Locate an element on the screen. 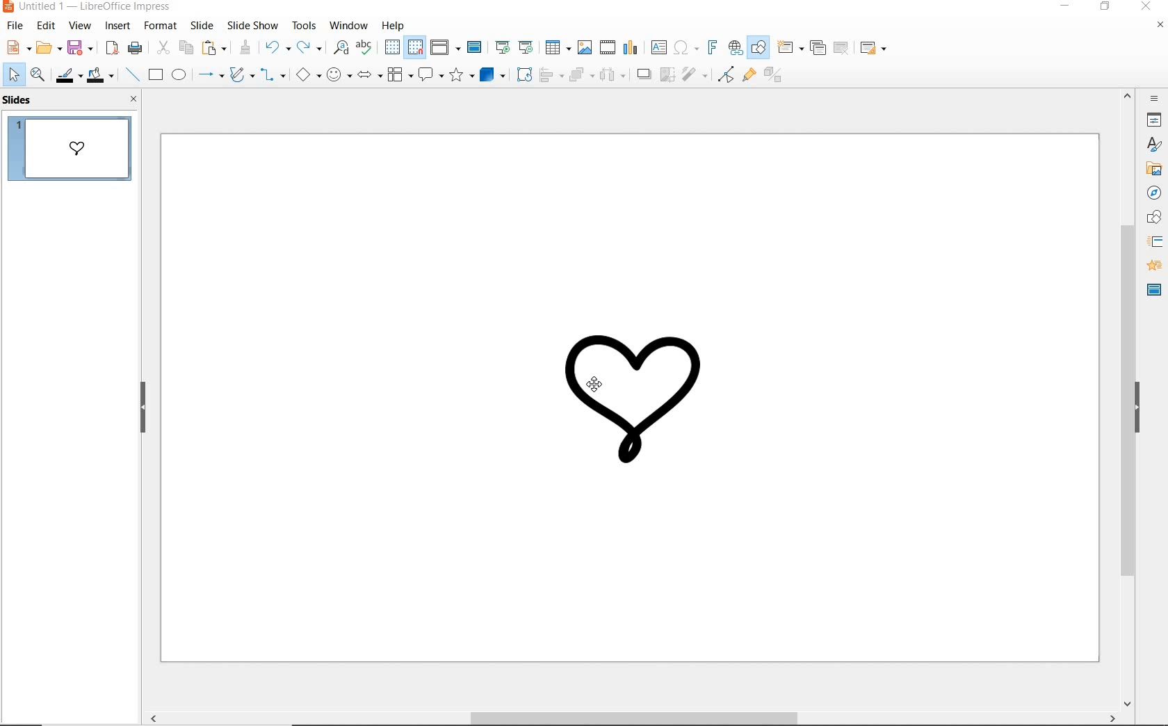  SLIDE 1 is located at coordinates (74, 151).